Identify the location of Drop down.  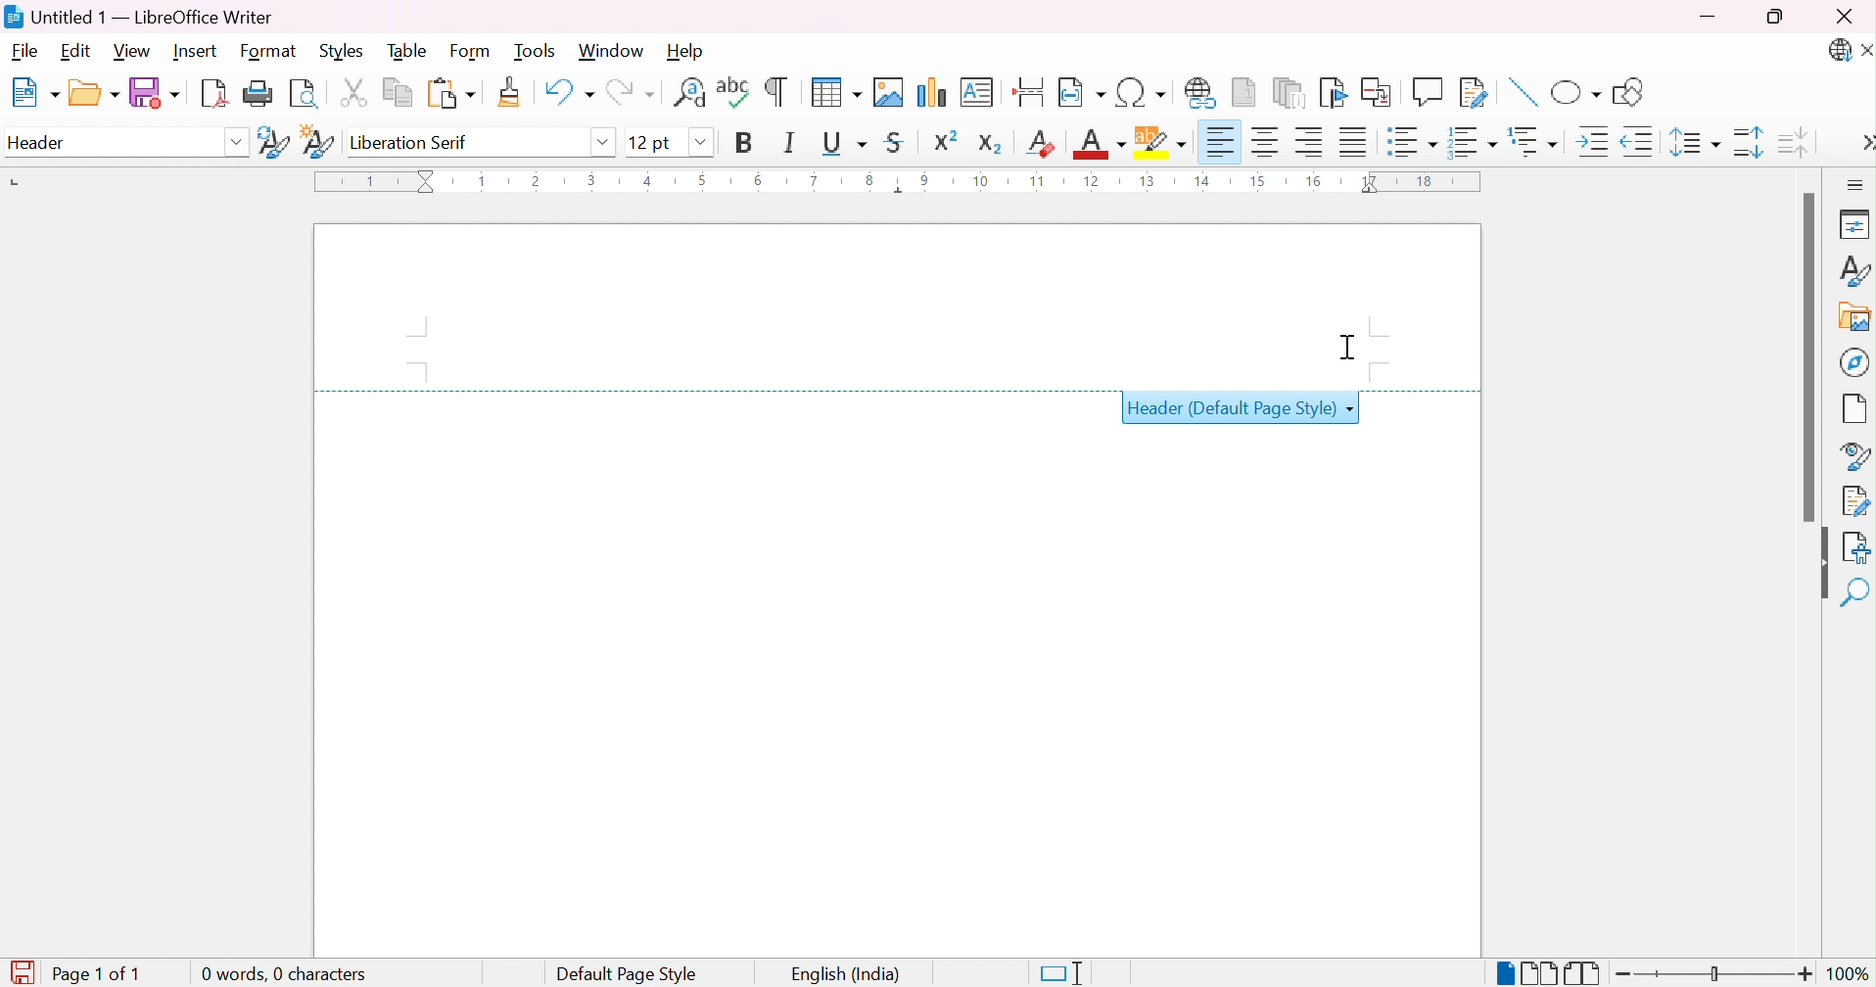
(607, 145).